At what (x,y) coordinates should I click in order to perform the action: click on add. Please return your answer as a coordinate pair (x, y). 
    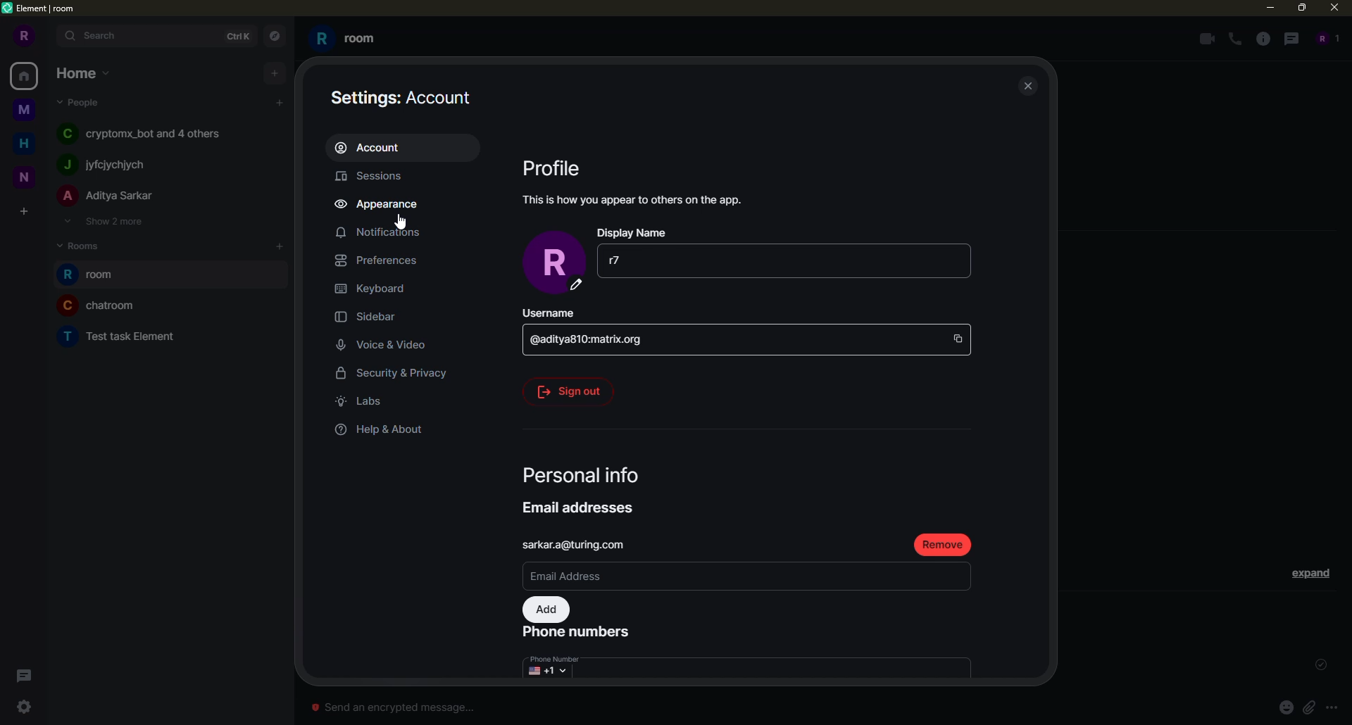
    Looking at the image, I should click on (548, 610).